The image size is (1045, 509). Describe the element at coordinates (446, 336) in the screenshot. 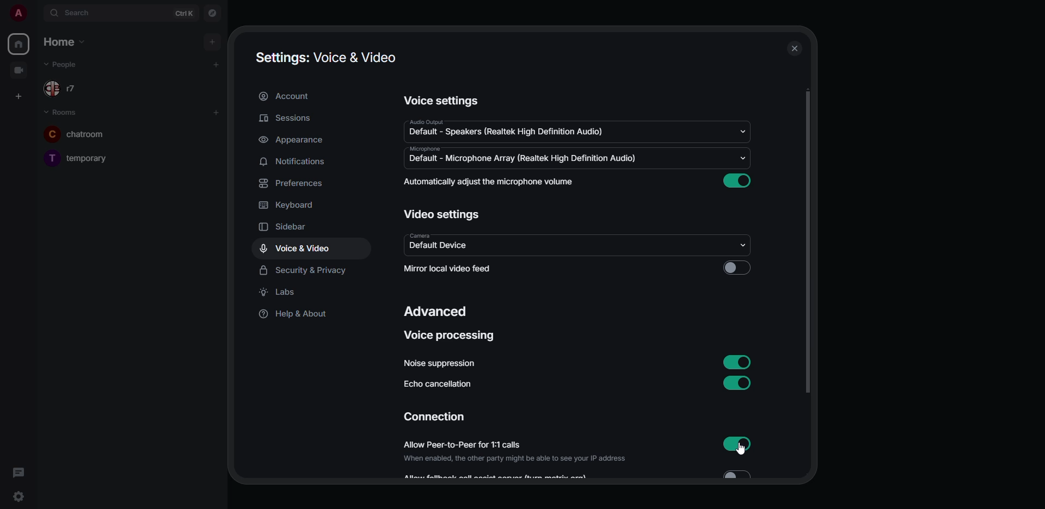

I see `voice processing` at that location.